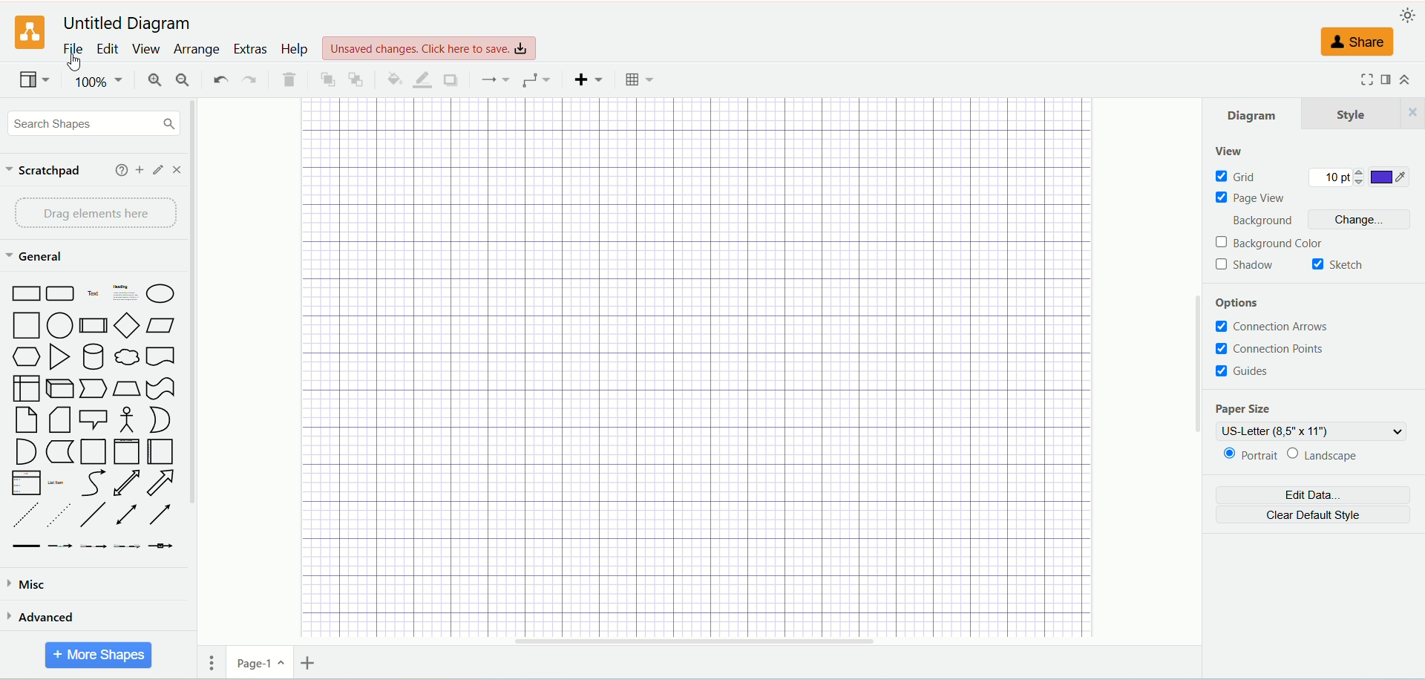  Describe the element at coordinates (61, 422) in the screenshot. I see `Card` at that location.